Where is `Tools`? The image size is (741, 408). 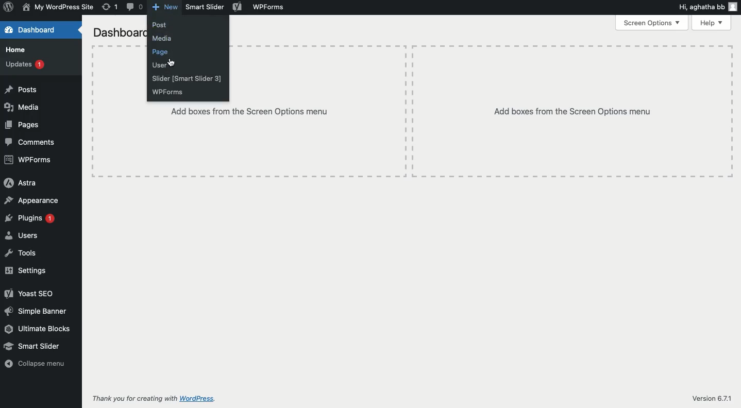 Tools is located at coordinates (21, 253).